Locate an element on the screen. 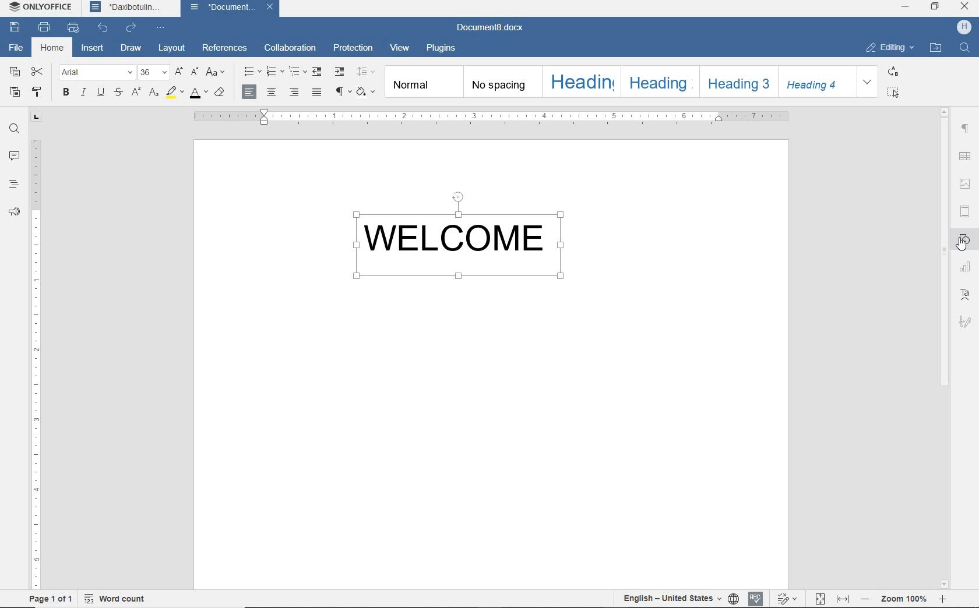  PARAGRAPH LINE SPACING is located at coordinates (365, 71).